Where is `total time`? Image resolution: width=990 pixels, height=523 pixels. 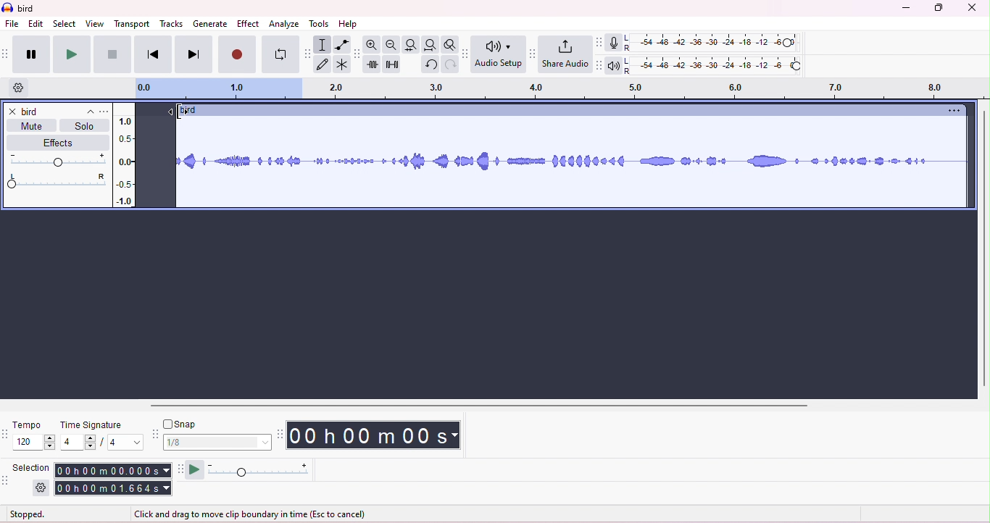
total time is located at coordinates (113, 489).